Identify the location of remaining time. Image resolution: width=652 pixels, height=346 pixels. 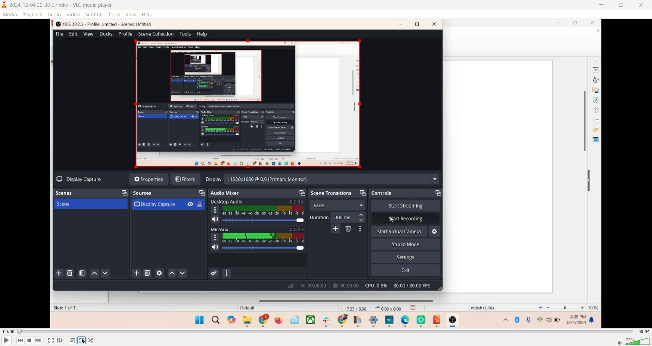
(644, 331).